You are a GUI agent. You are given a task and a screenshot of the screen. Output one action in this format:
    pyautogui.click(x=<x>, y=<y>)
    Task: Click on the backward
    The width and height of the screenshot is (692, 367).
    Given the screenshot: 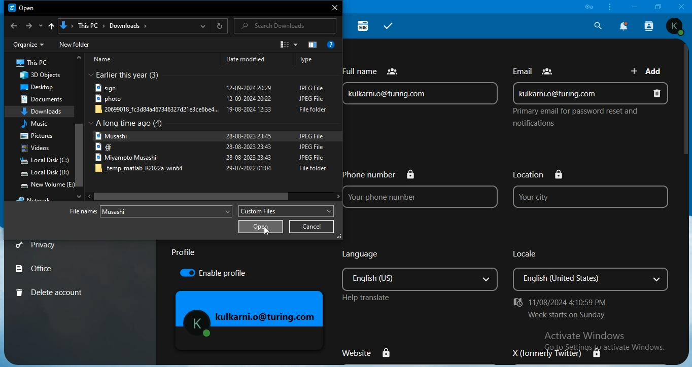 What is the action you would take?
    pyautogui.click(x=13, y=26)
    